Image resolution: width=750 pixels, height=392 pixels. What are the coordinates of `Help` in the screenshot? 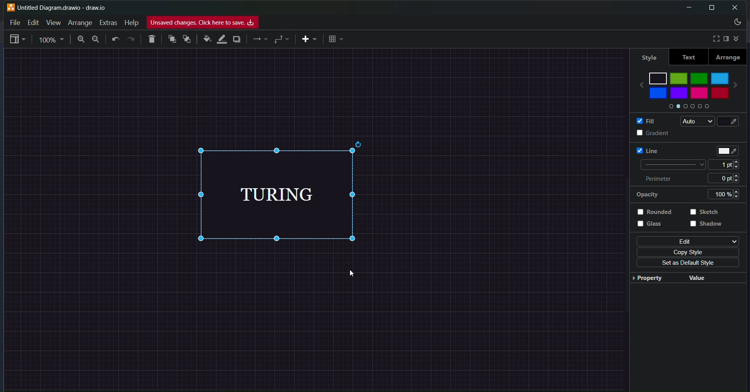 It's located at (131, 23).